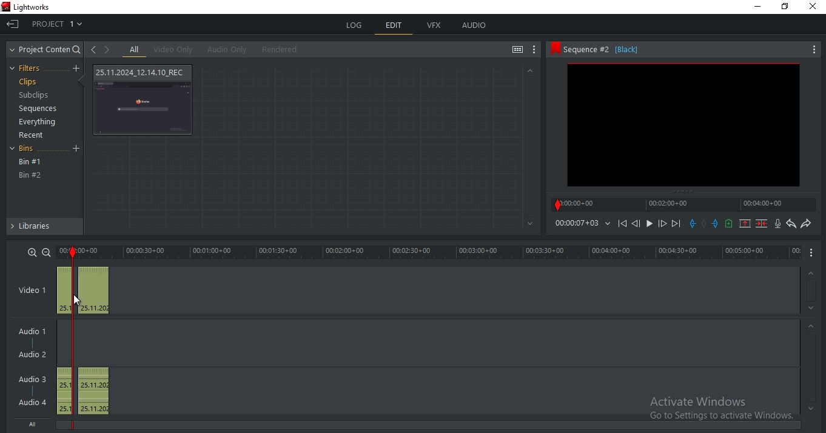 This screenshot has height=433, width=826. What do you see at coordinates (35, 110) in the screenshot?
I see `sequences` at bounding box center [35, 110].